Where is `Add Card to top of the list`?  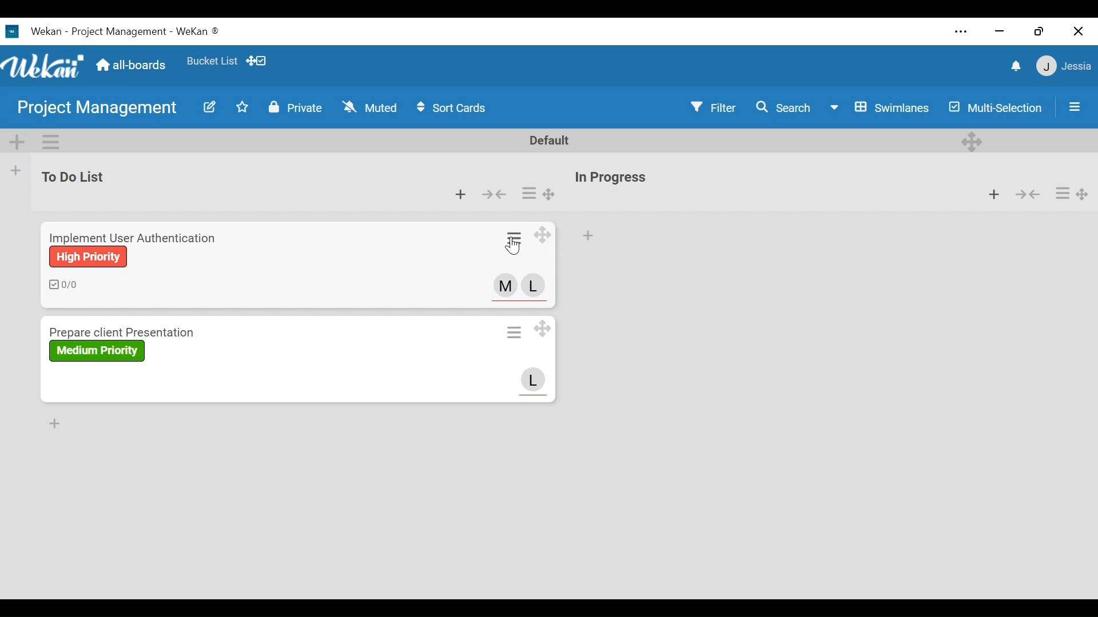
Add Card to top of the list is located at coordinates (587, 236).